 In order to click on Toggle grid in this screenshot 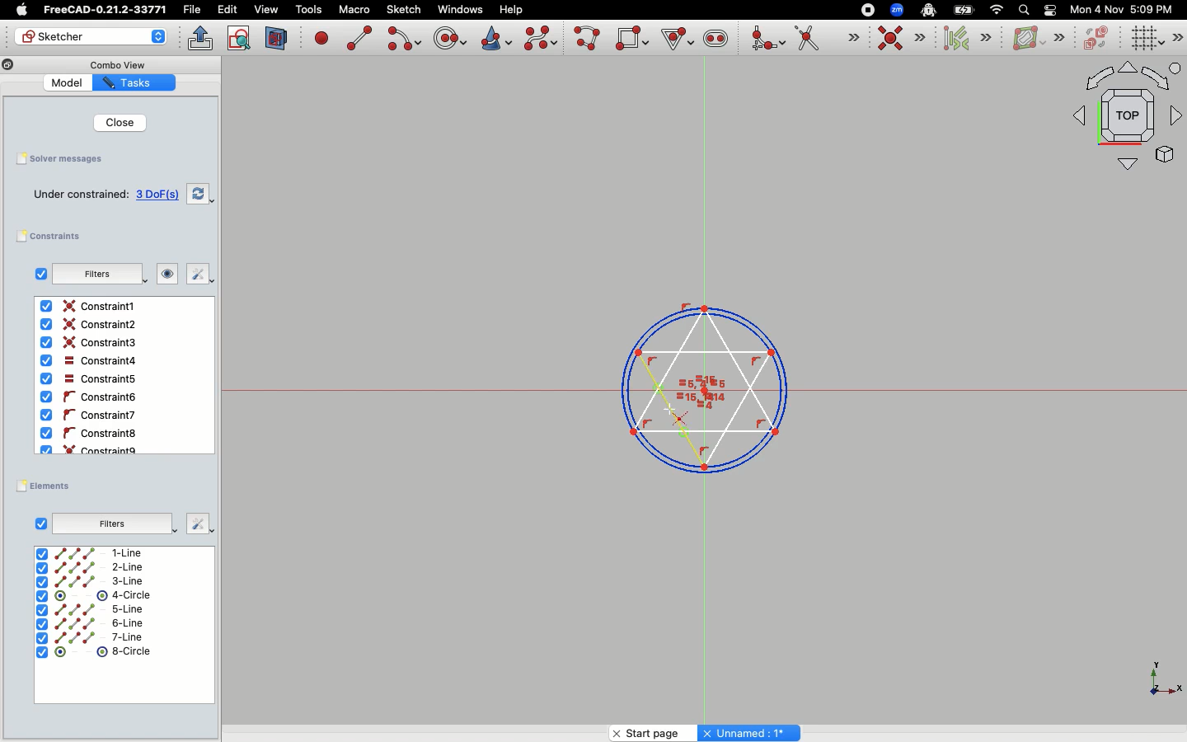, I will do `click(1145, 39)`.